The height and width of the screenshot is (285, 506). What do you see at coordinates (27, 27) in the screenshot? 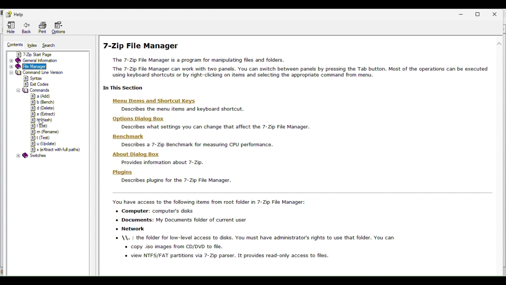
I see `Back ` at bounding box center [27, 27].